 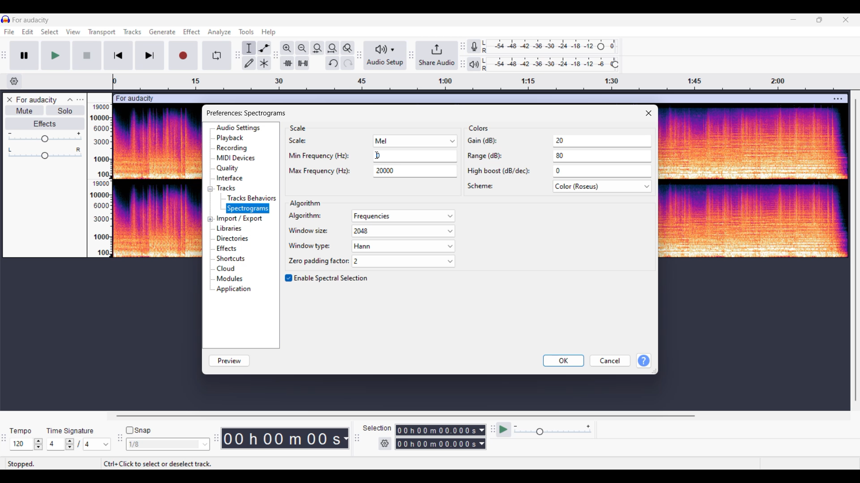 I want to click on Expand/Collapse specific setting, so click(x=210, y=204).